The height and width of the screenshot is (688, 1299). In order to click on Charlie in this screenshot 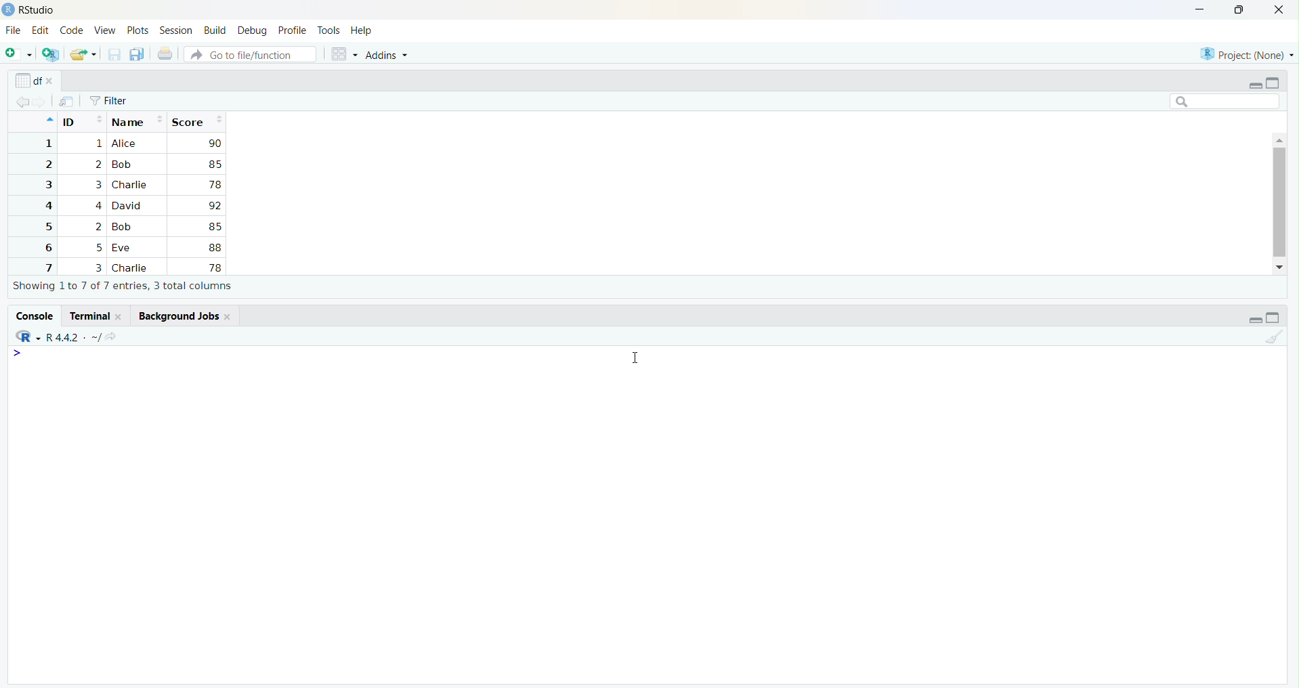, I will do `click(131, 185)`.